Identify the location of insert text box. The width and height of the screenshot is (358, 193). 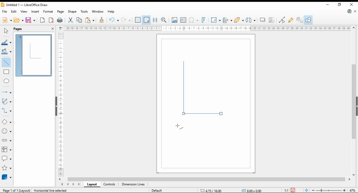
(183, 20).